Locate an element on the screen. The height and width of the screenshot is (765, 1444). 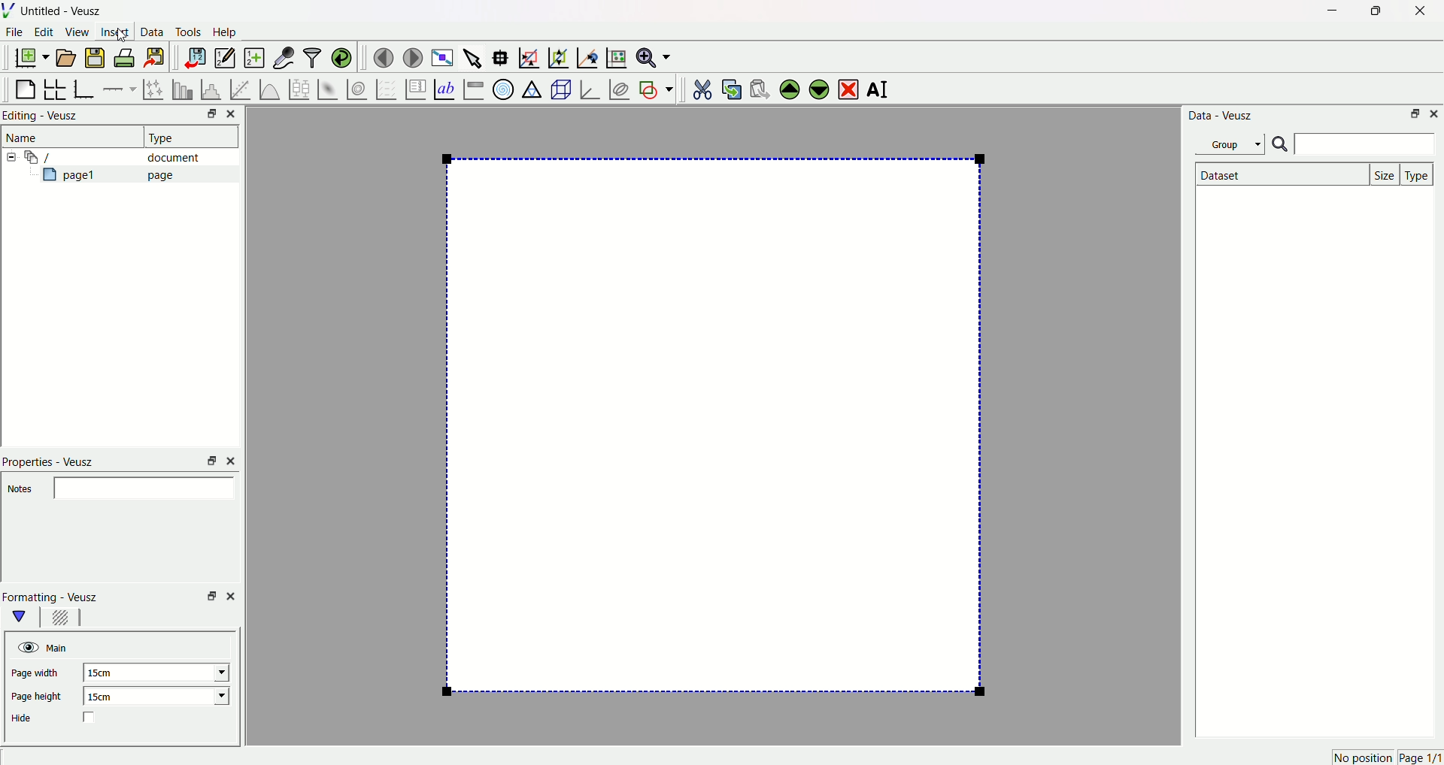
Name is located at coordinates (25, 138).